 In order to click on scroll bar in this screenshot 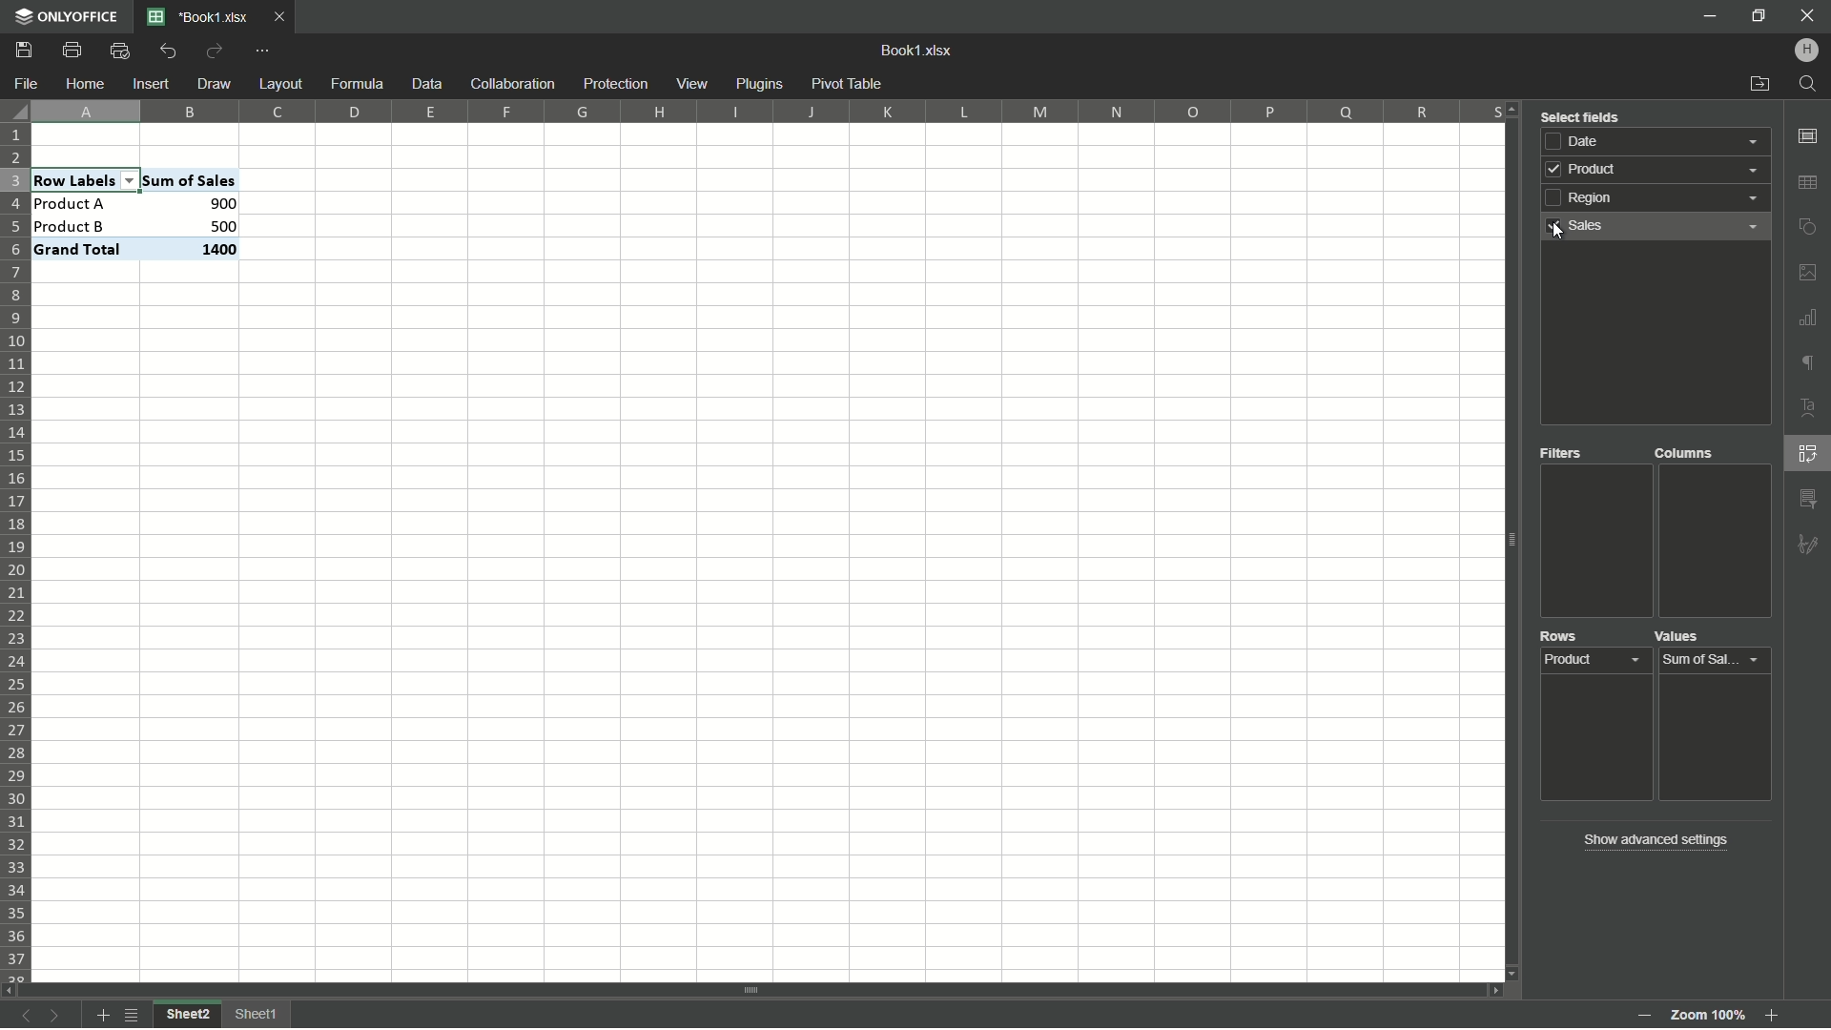, I will do `click(753, 989)`.